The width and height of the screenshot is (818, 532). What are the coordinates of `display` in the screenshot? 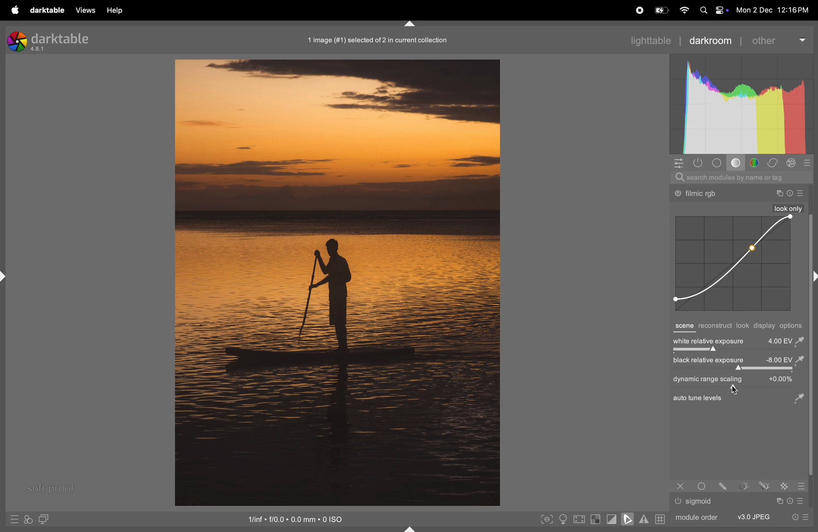 It's located at (765, 326).